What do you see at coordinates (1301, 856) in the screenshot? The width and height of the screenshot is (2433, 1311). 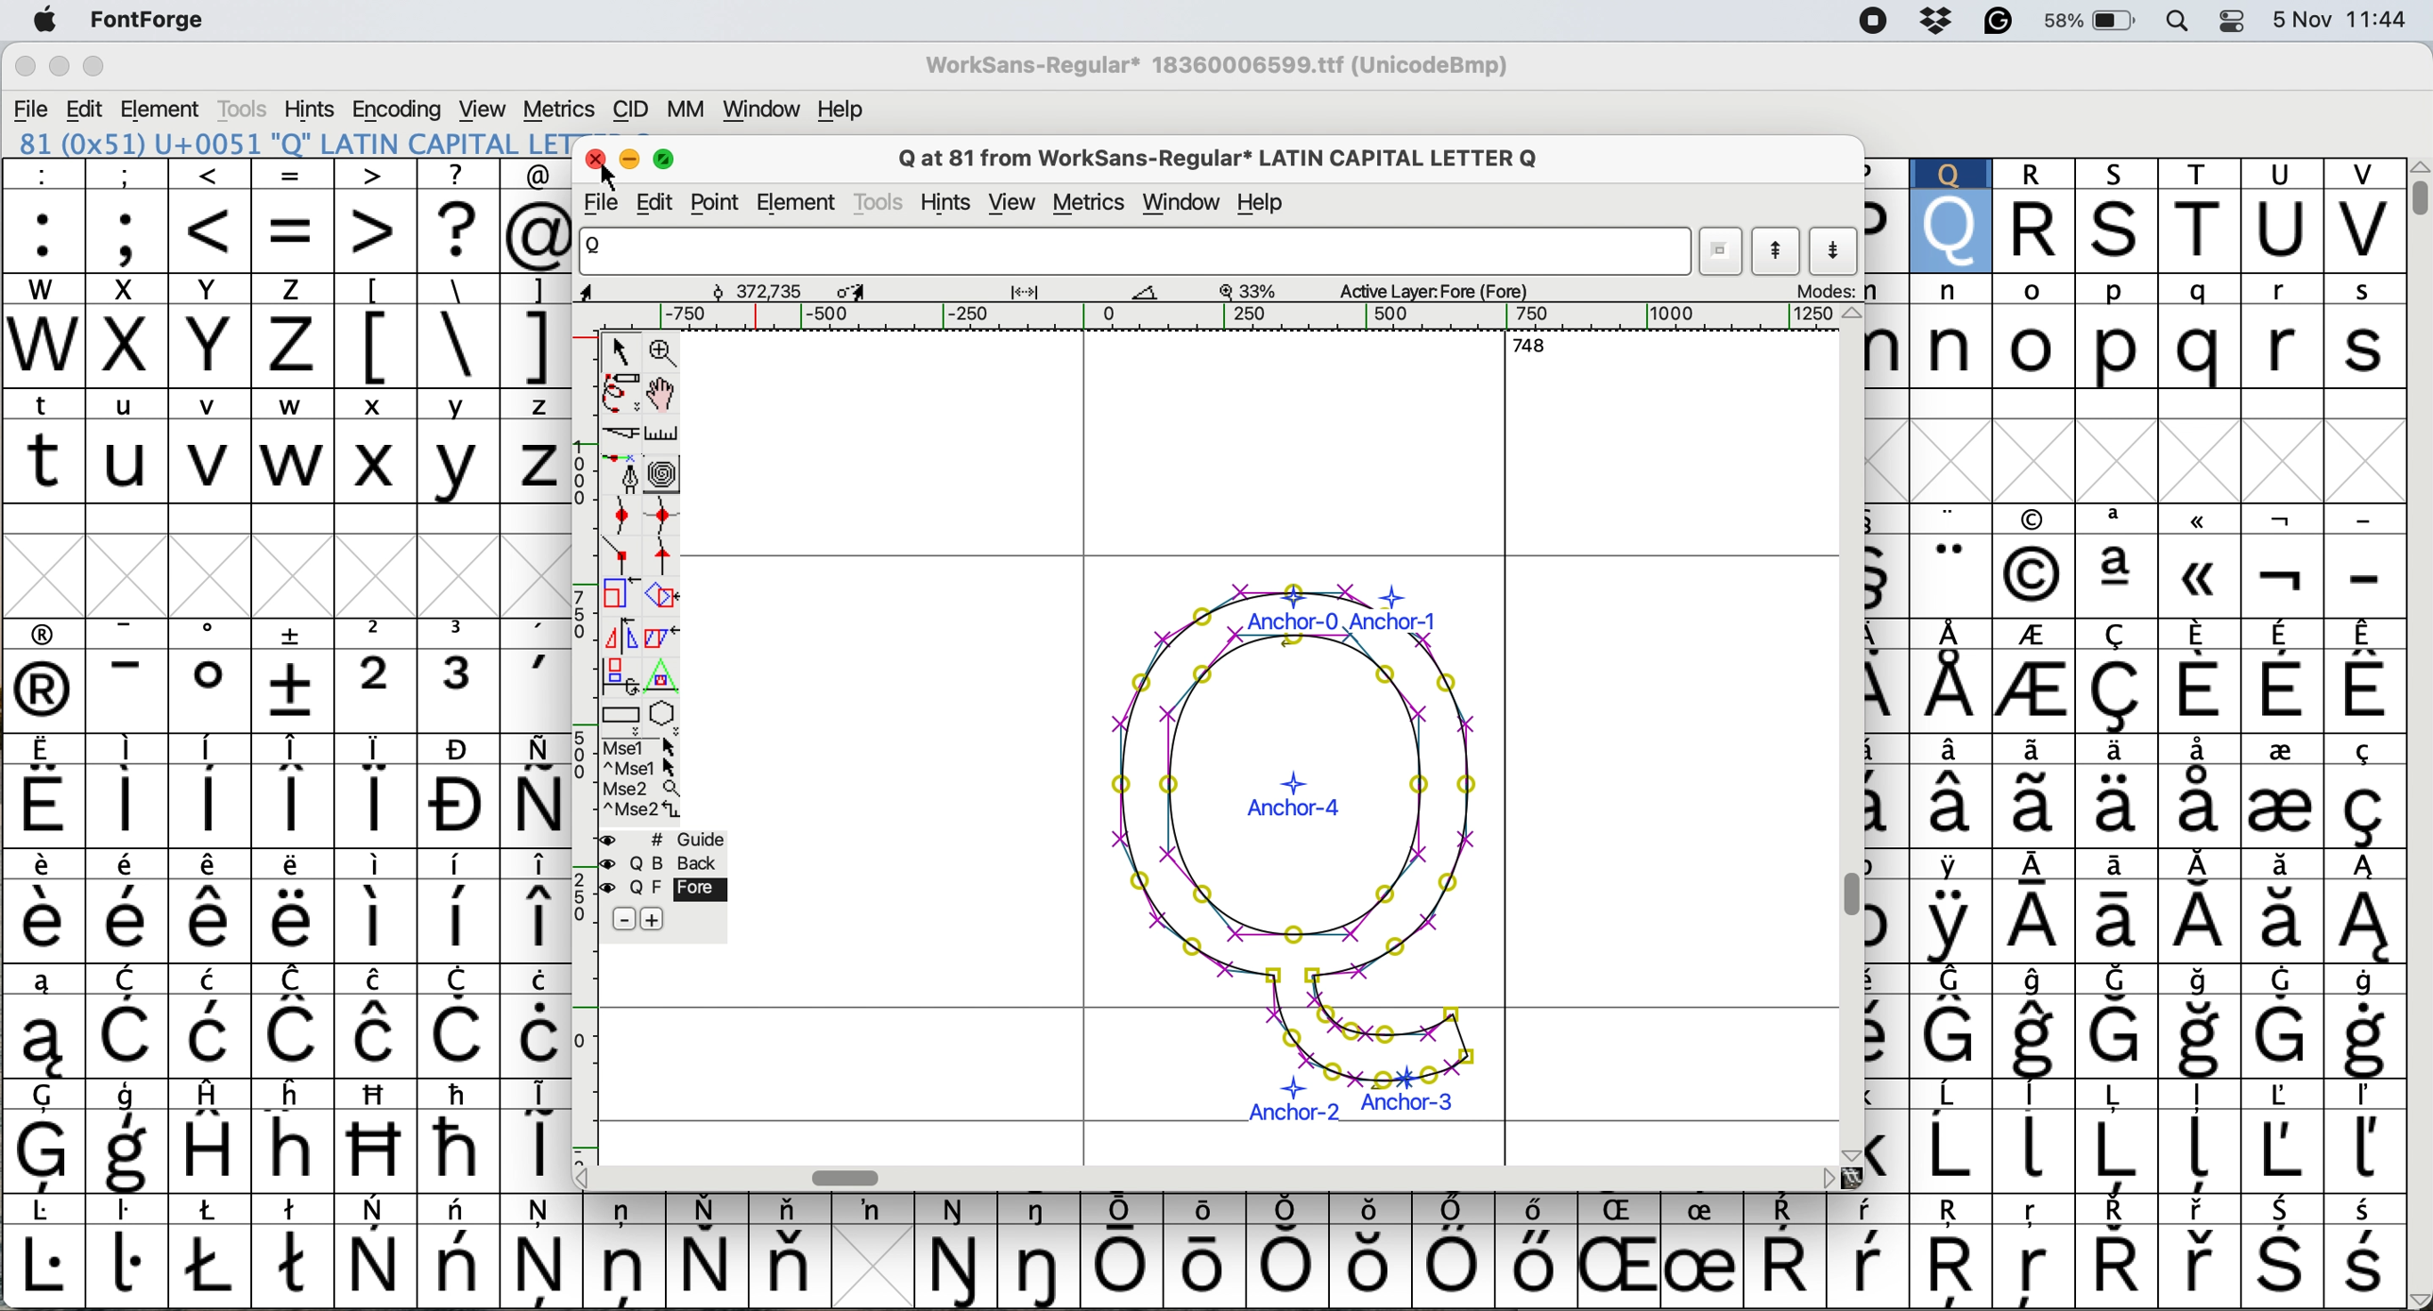 I see `adjust bearings of glyph` at bounding box center [1301, 856].